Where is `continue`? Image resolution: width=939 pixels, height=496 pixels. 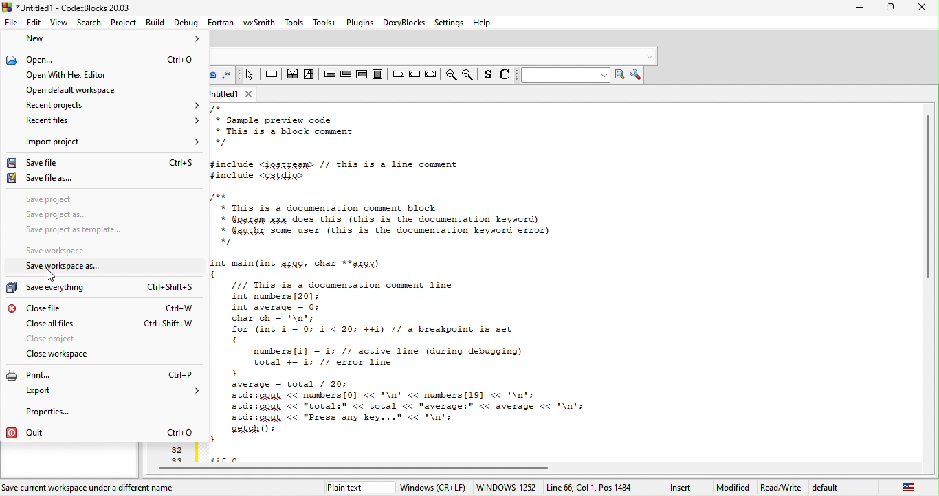
continue is located at coordinates (414, 73).